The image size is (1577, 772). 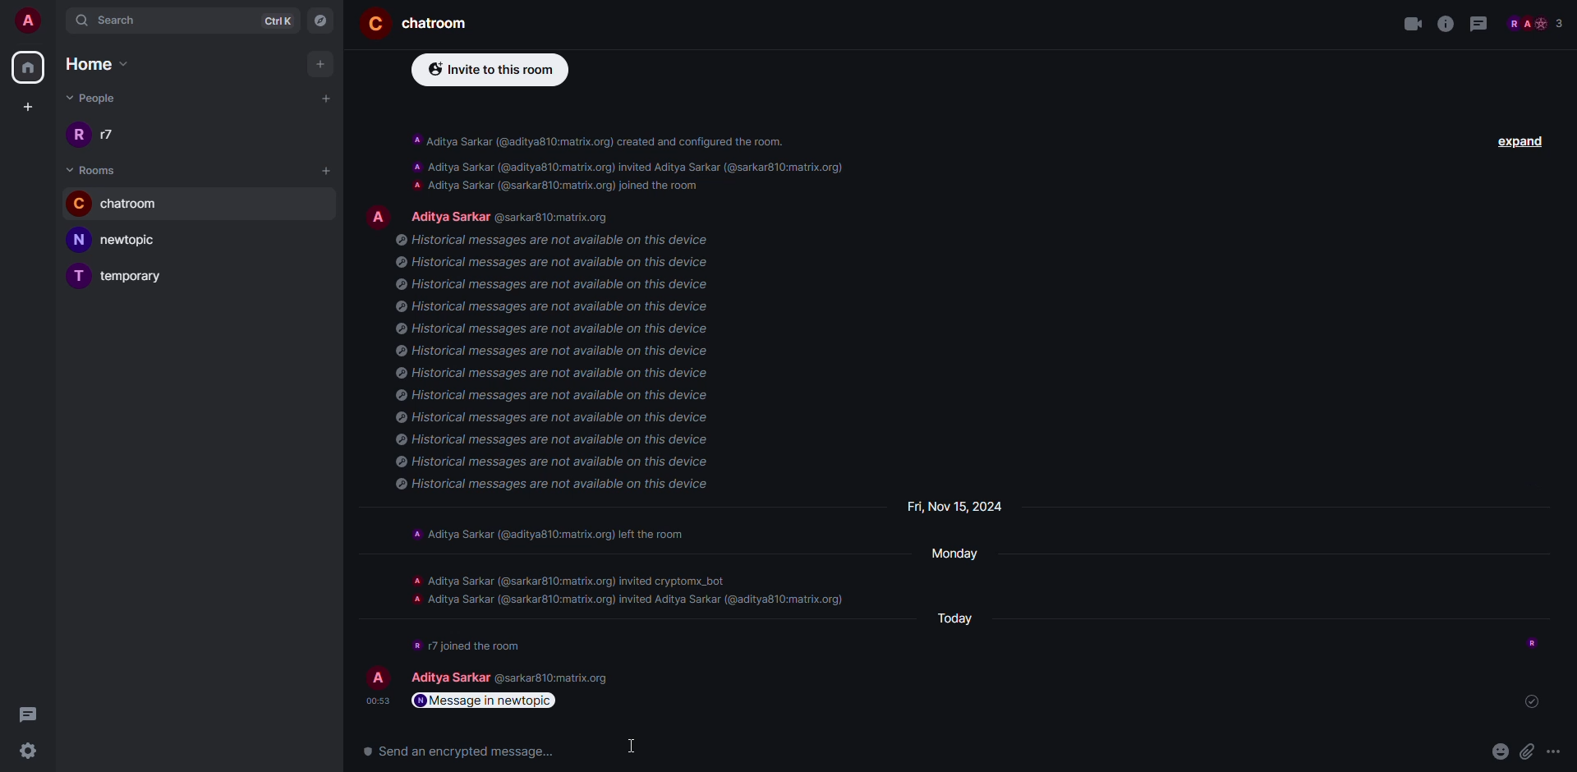 What do you see at coordinates (954, 611) in the screenshot?
I see `Today` at bounding box center [954, 611].